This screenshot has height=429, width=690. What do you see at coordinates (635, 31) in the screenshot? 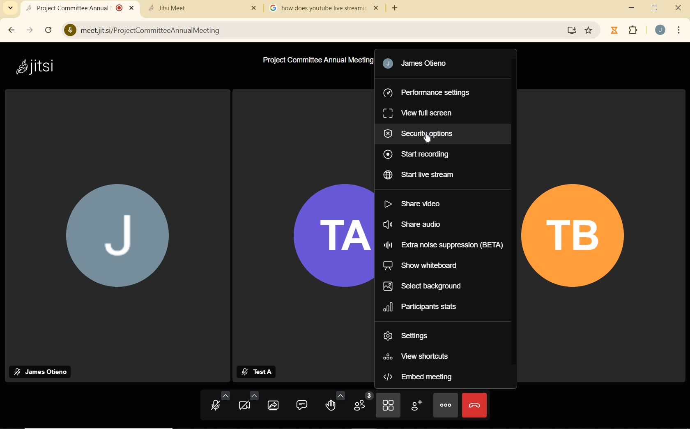
I see `EXTENSIONS` at bounding box center [635, 31].